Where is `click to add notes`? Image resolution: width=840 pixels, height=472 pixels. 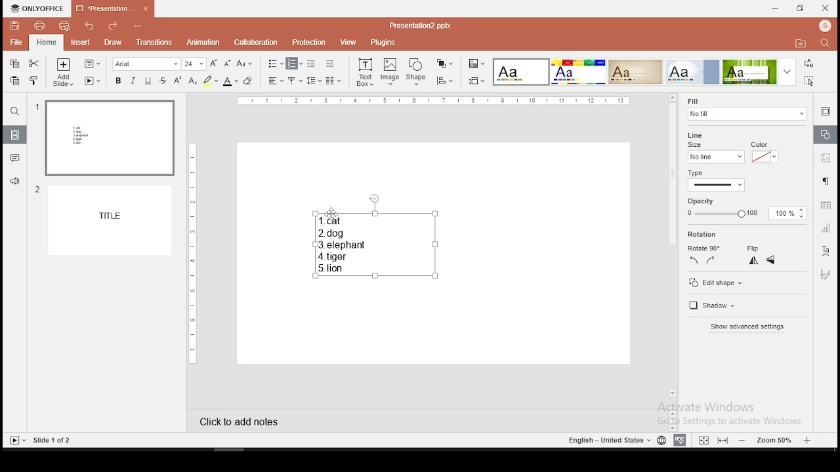 click to add notes is located at coordinates (235, 422).